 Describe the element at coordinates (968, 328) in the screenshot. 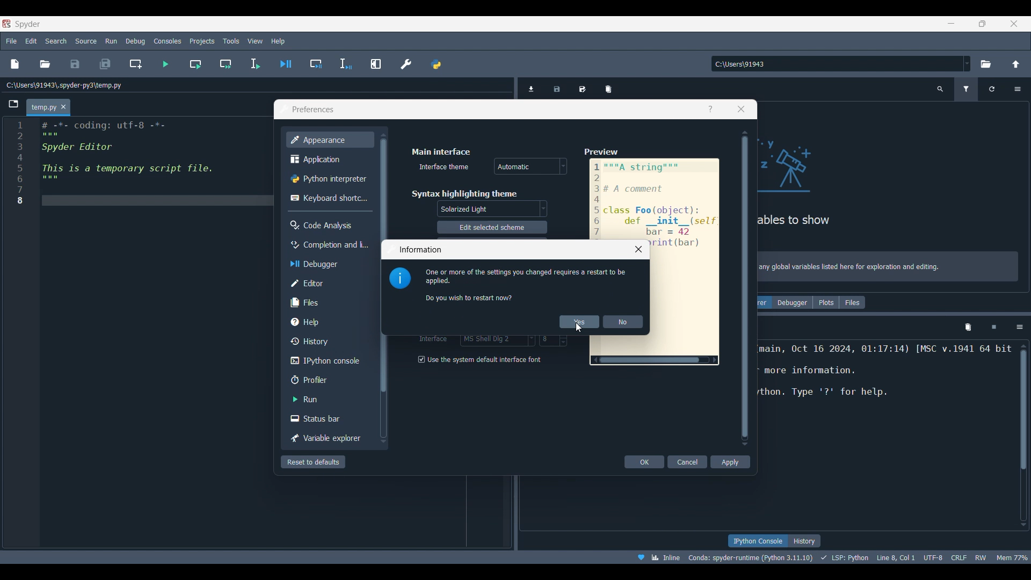

I see `Remove all variables from namespace` at that location.